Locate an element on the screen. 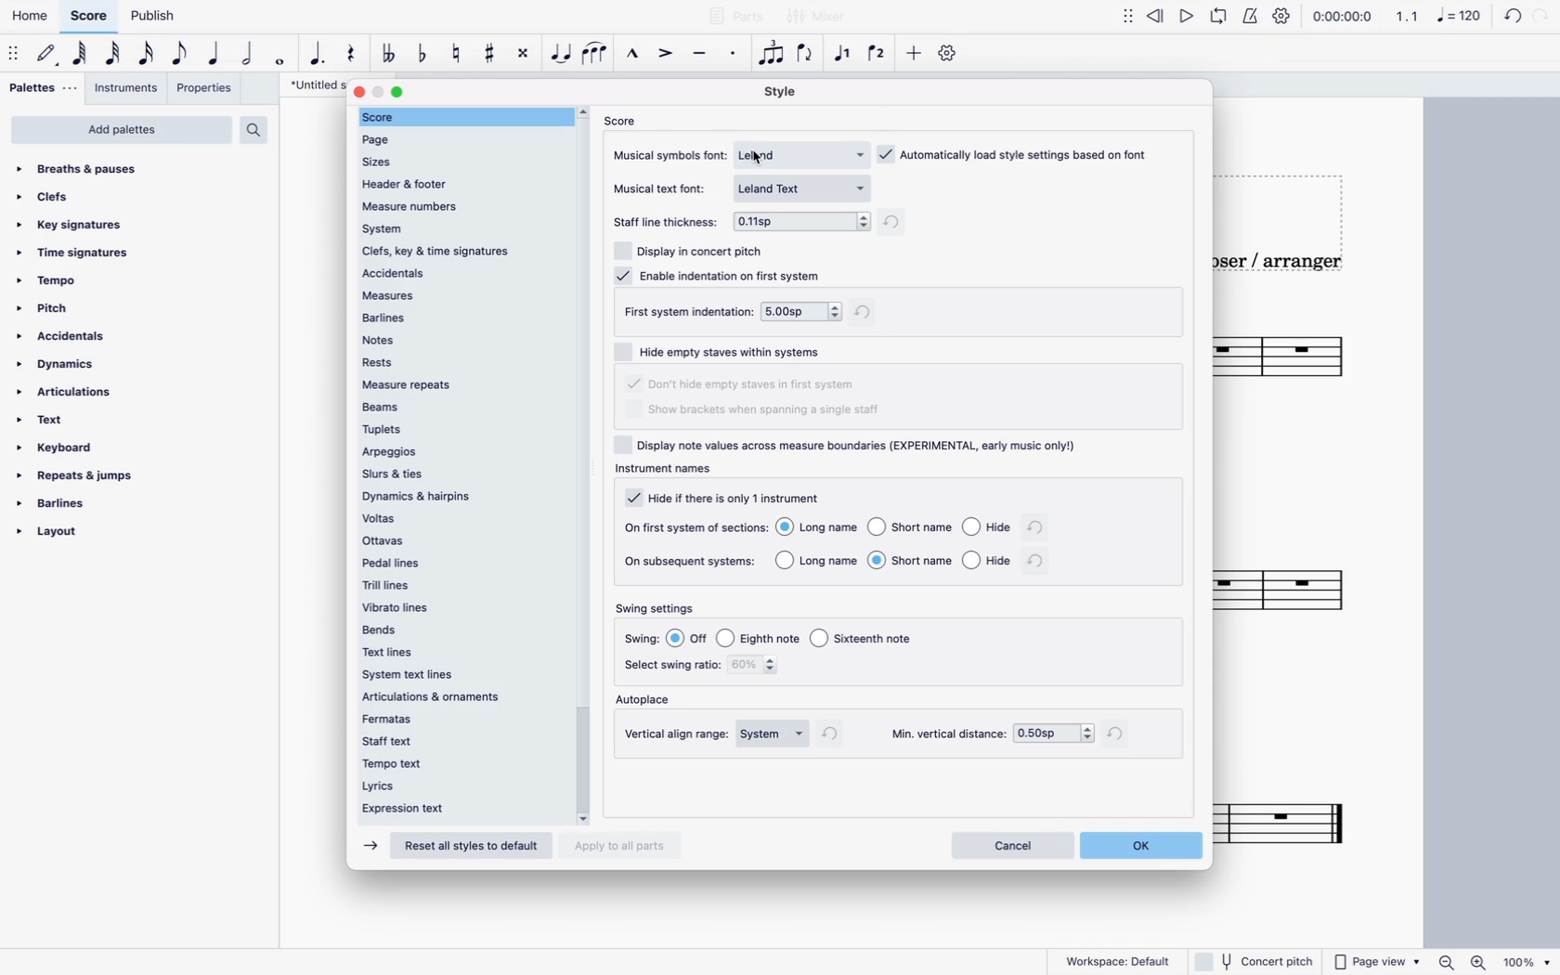 The image size is (1560, 975). system is located at coordinates (773, 734).